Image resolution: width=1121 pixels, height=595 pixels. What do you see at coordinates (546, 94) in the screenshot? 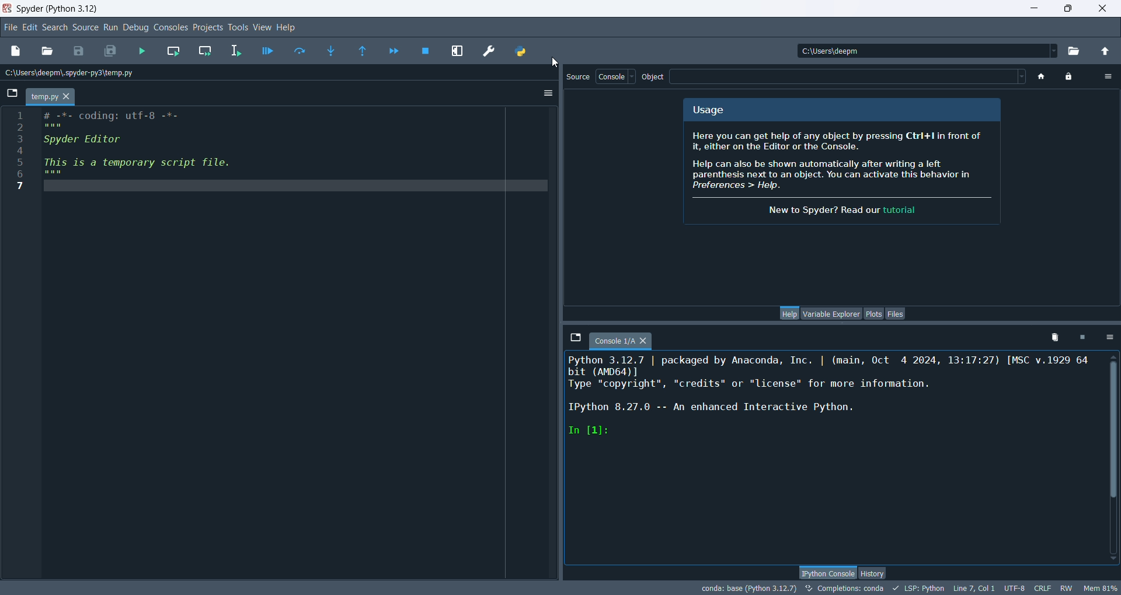
I see `options` at bounding box center [546, 94].